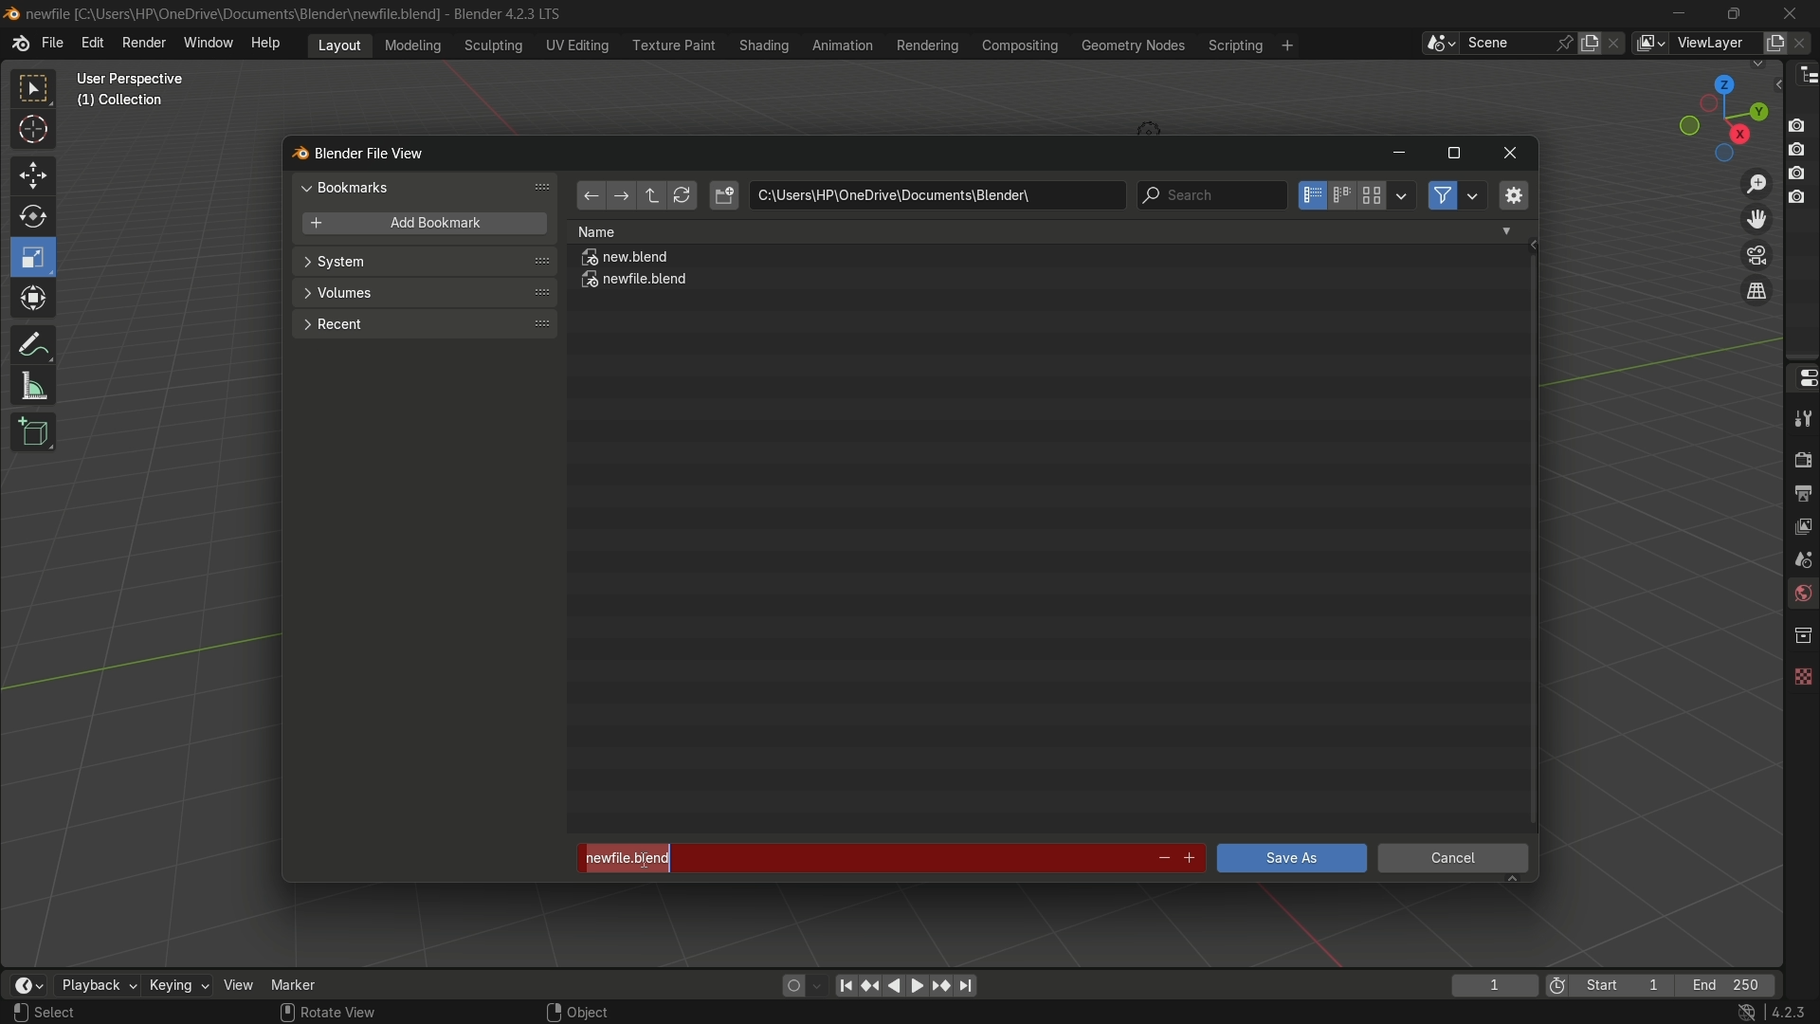  What do you see at coordinates (1801, 672) in the screenshot?
I see `texture` at bounding box center [1801, 672].